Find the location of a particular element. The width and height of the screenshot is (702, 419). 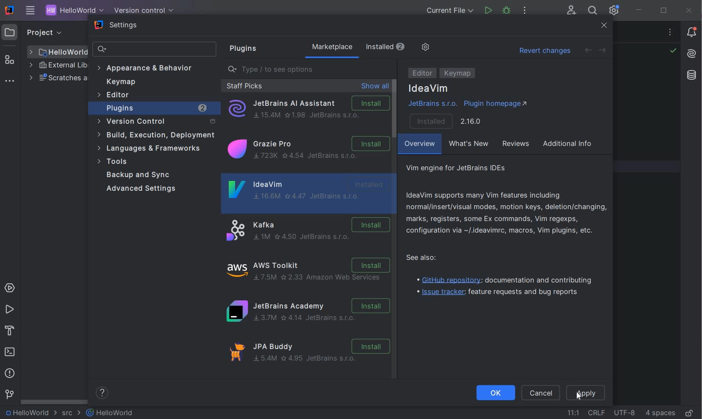

SCRATCHES AND CONSOLES is located at coordinates (57, 79).